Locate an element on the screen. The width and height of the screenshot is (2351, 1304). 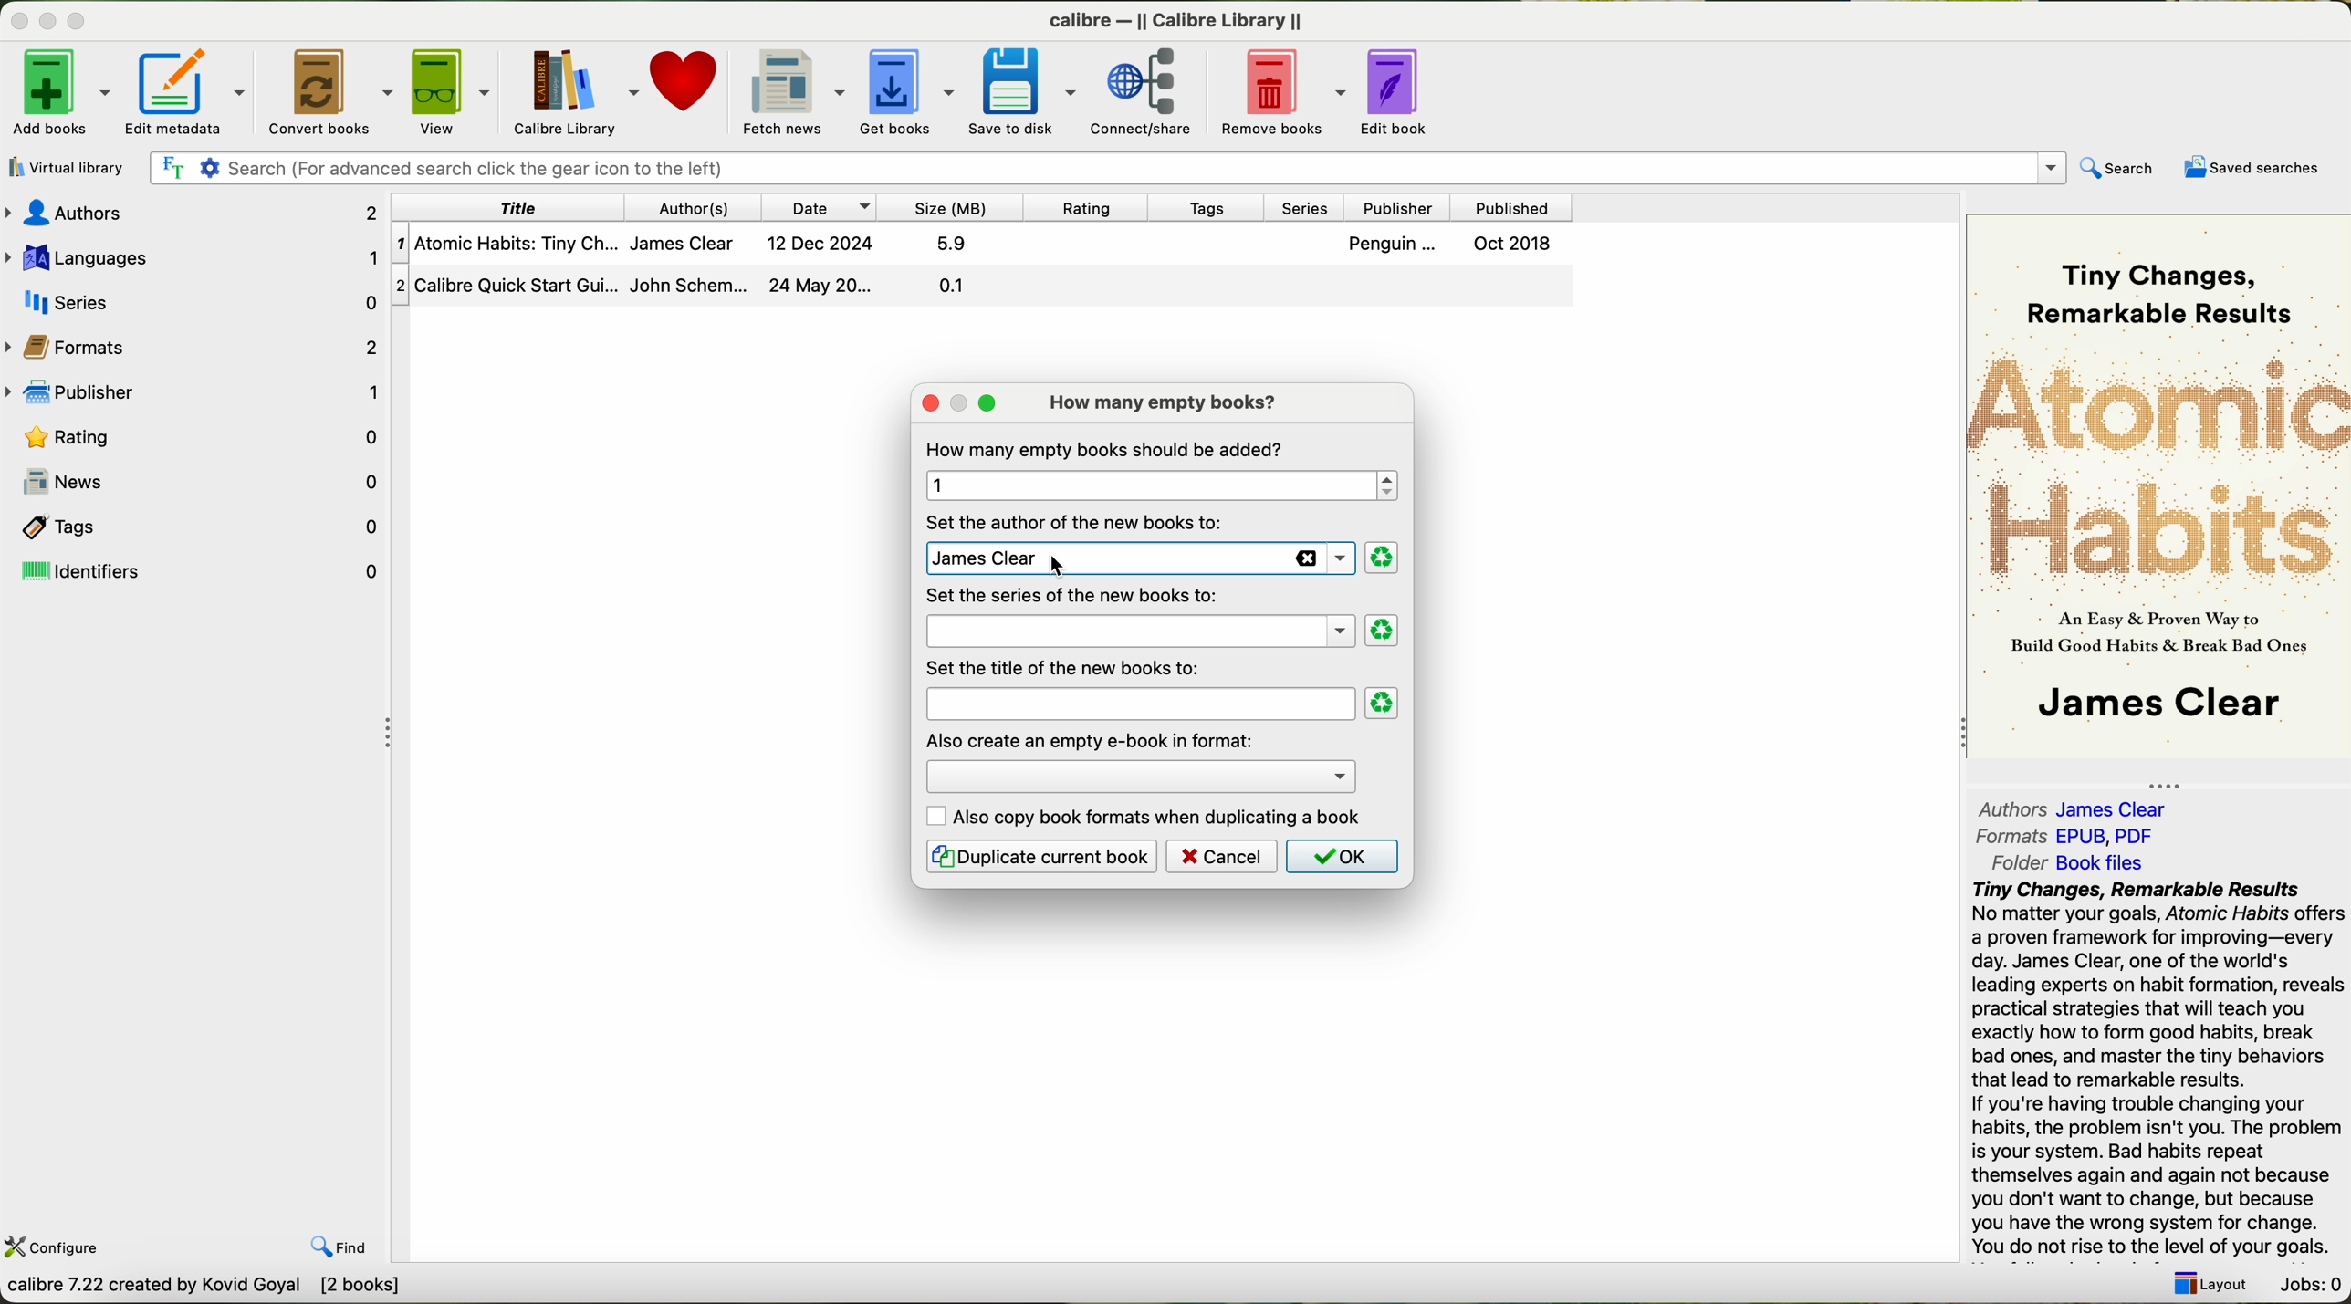
rating is located at coordinates (1084, 208).